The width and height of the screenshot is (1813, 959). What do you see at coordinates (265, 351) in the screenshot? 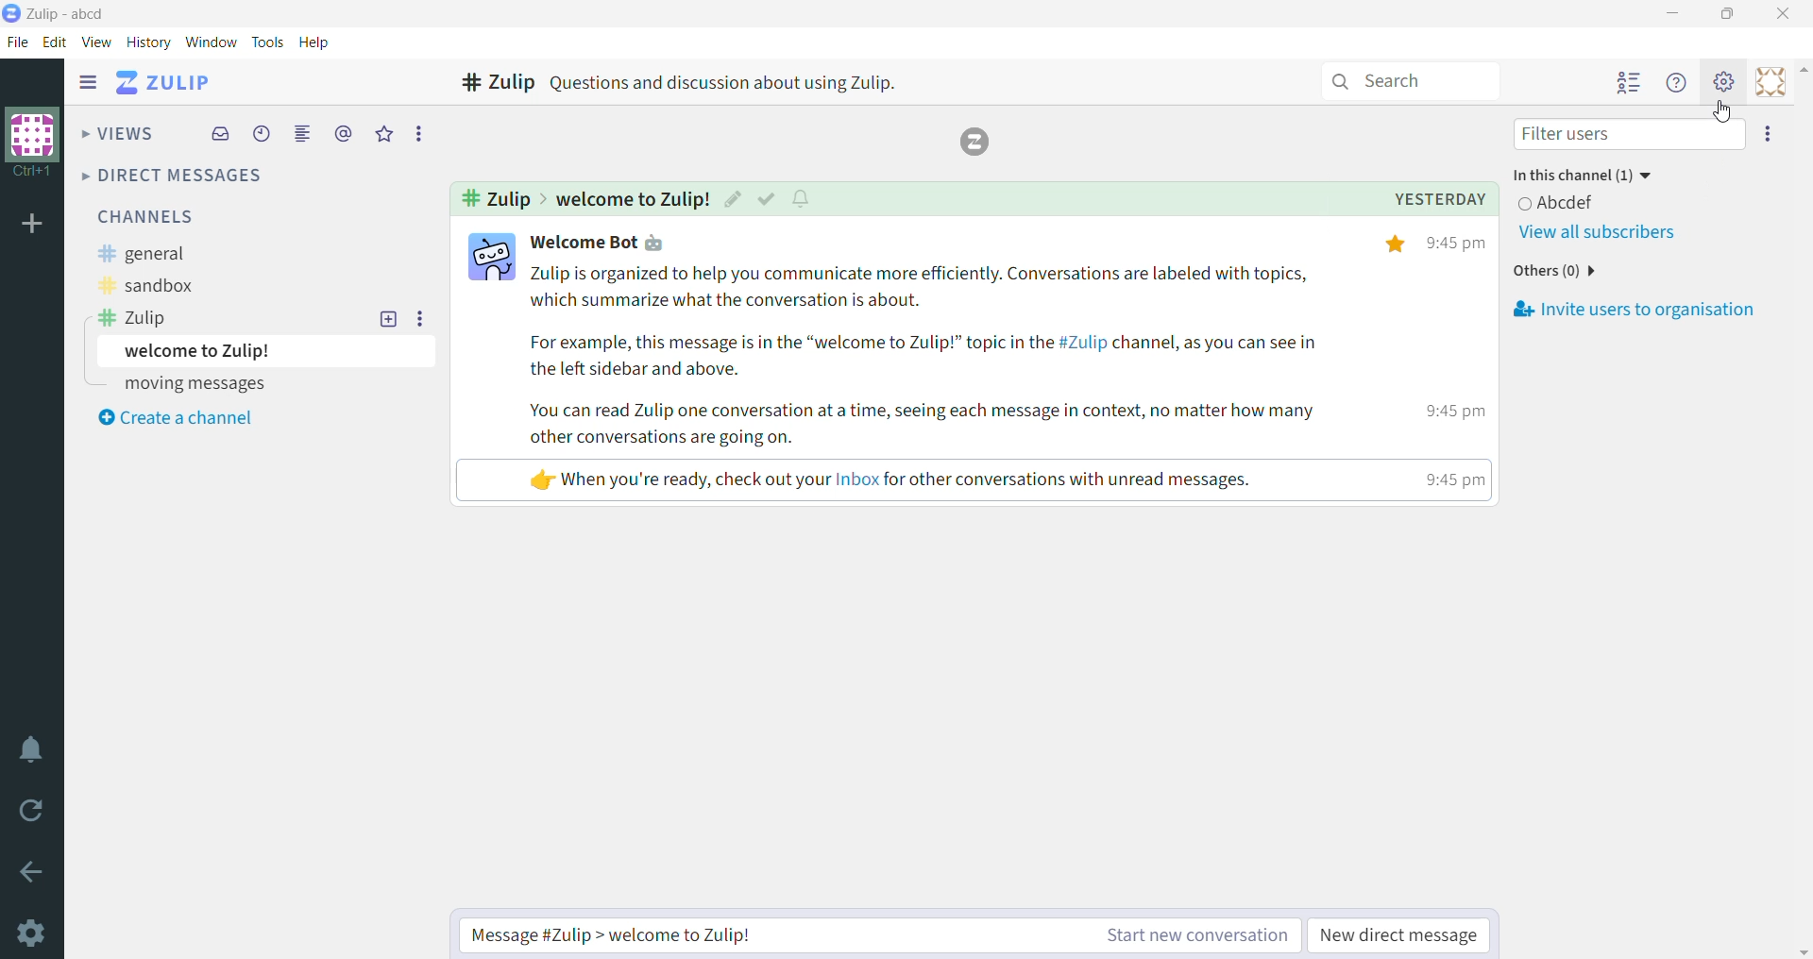
I see `welcome to Zulip` at bounding box center [265, 351].